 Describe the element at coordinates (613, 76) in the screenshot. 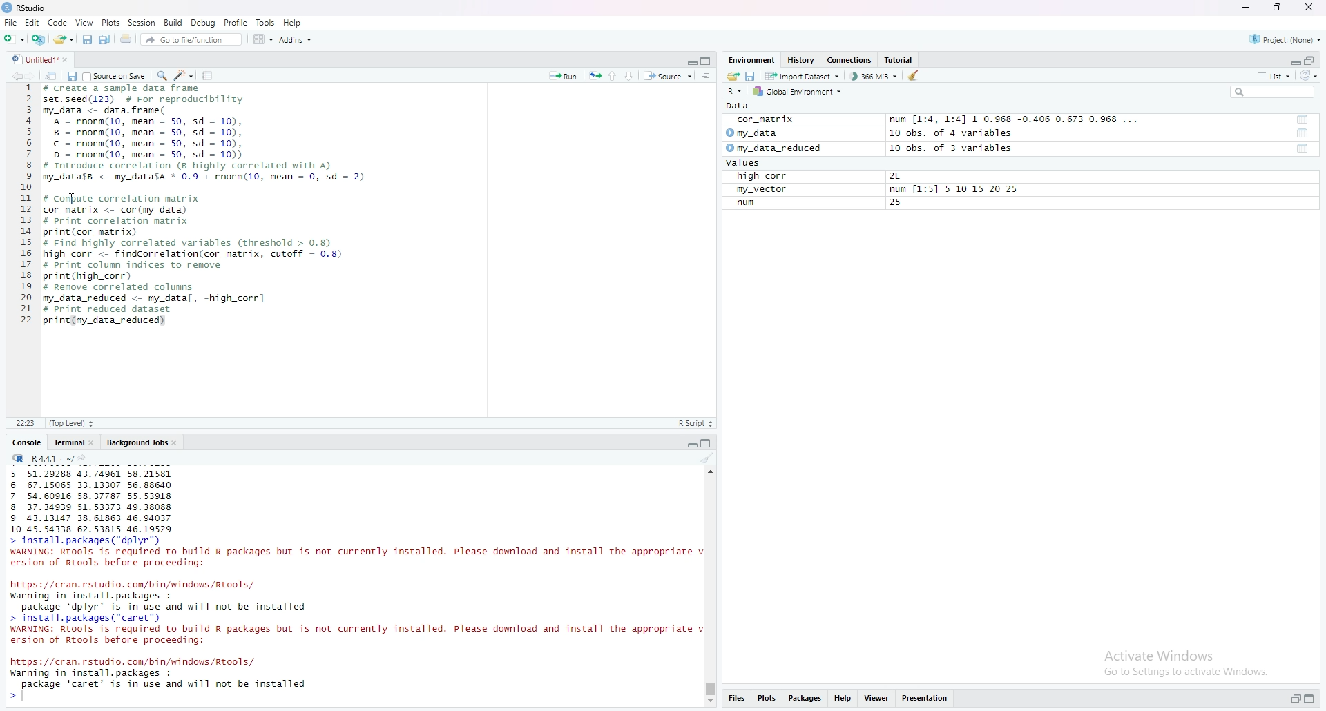

I see `up` at that location.